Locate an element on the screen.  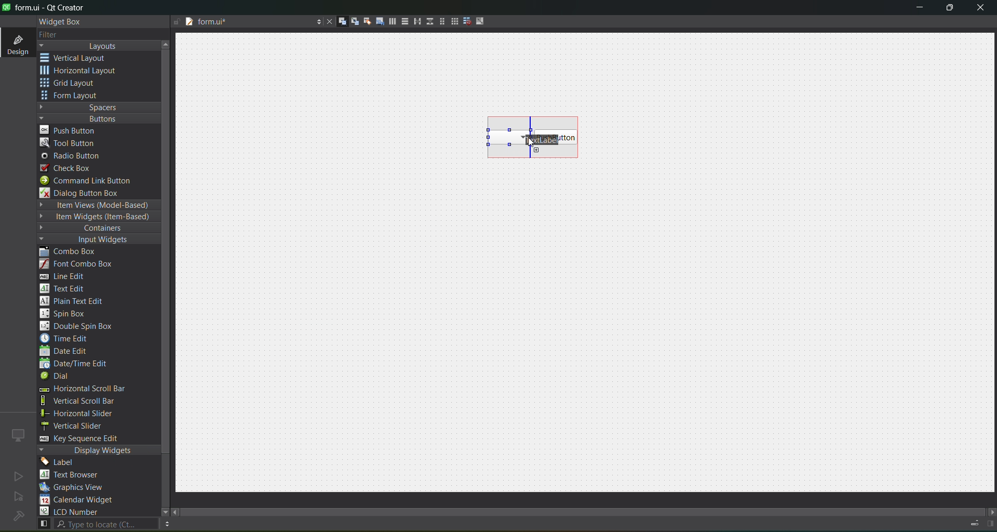
push is located at coordinates (69, 129).